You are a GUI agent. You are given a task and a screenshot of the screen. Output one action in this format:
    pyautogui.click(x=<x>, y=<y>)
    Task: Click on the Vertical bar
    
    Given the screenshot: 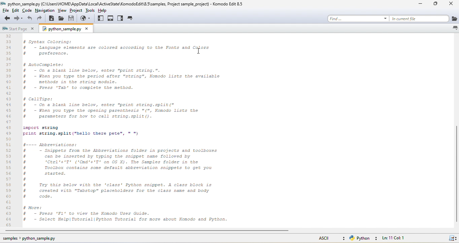 What is the action you would take?
    pyautogui.click(x=456, y=176)
    